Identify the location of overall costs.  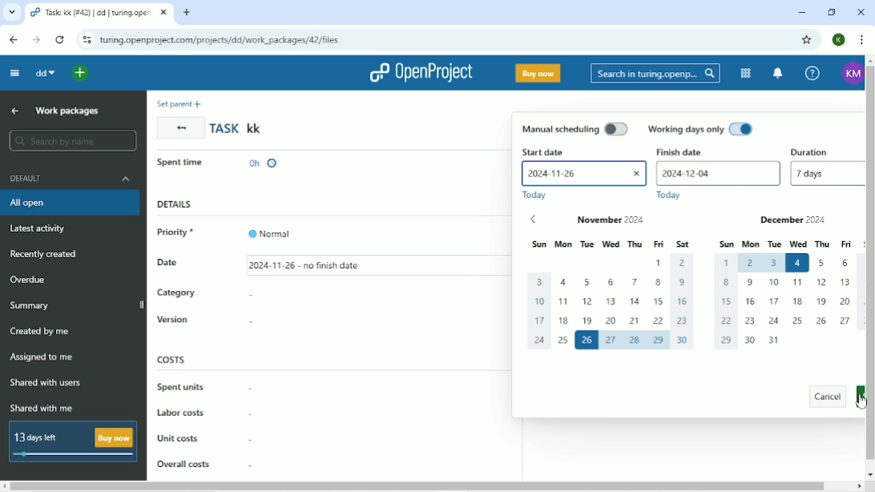
(204, 461).